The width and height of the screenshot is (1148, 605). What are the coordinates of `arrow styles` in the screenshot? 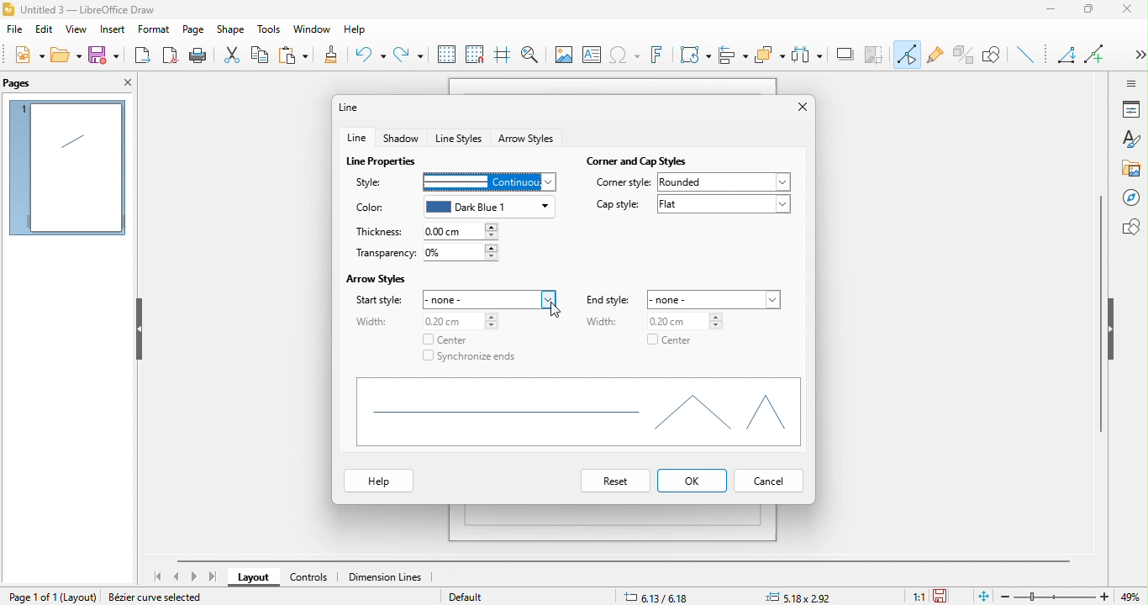 It's located at (380, 277).